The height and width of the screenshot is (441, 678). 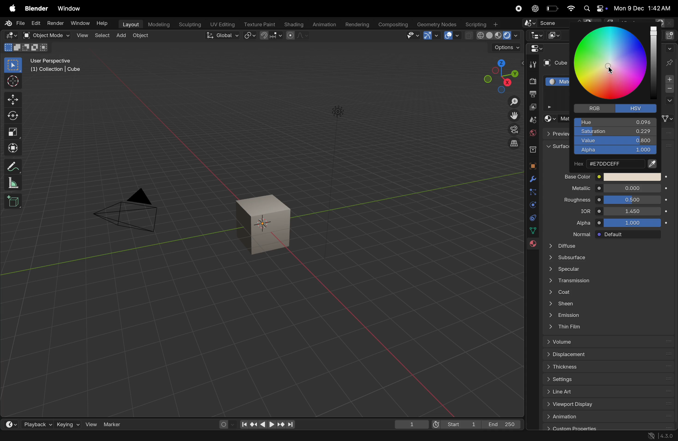 What do you see at coordinates (669, 101) in the screenshot?
I see `options` at bounding box center [669, 101].